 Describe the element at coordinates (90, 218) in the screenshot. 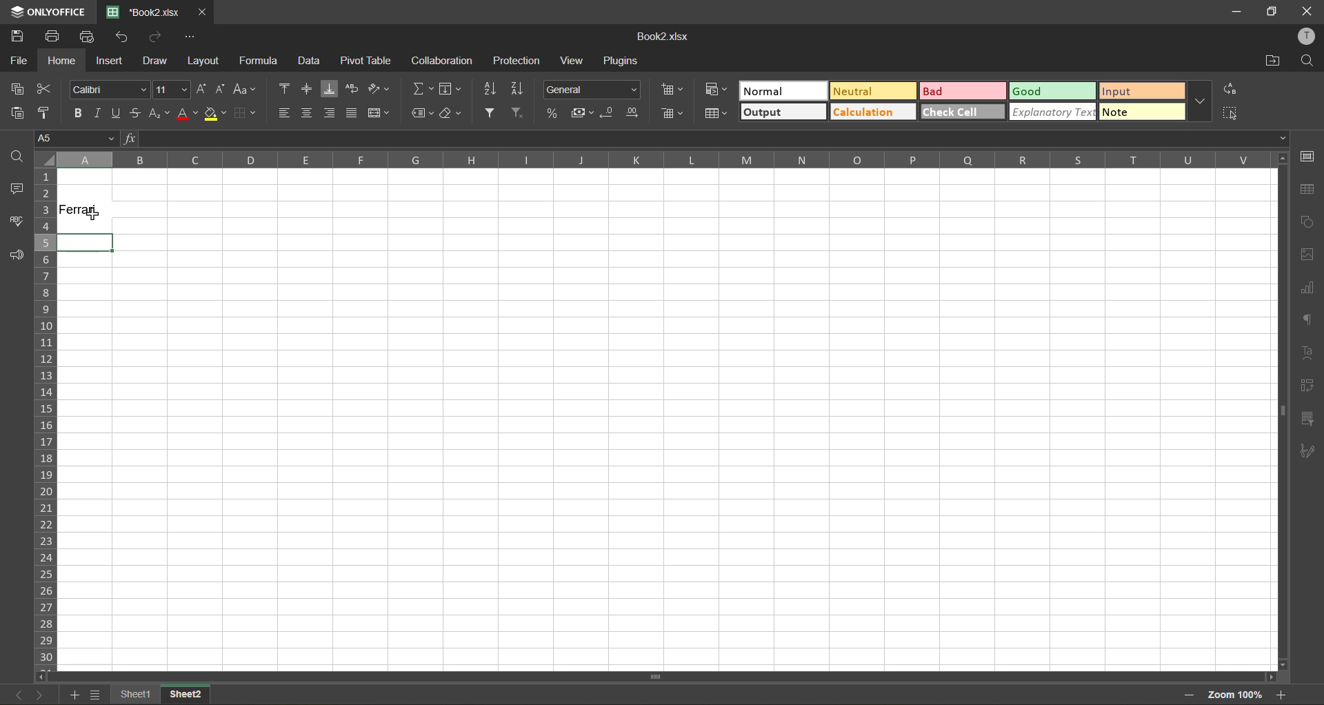

I see `Cursor` at that location.